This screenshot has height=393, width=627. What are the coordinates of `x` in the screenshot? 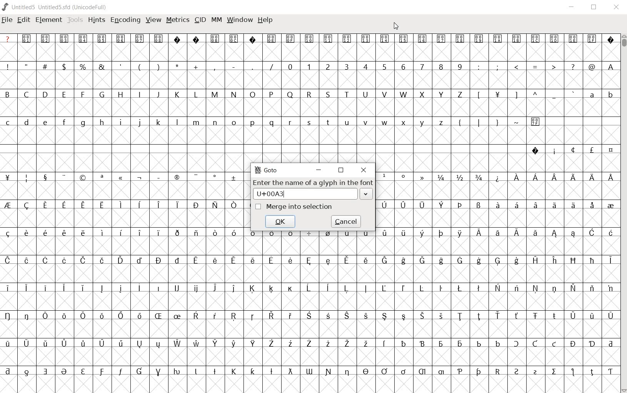 It's located at (404, 122).